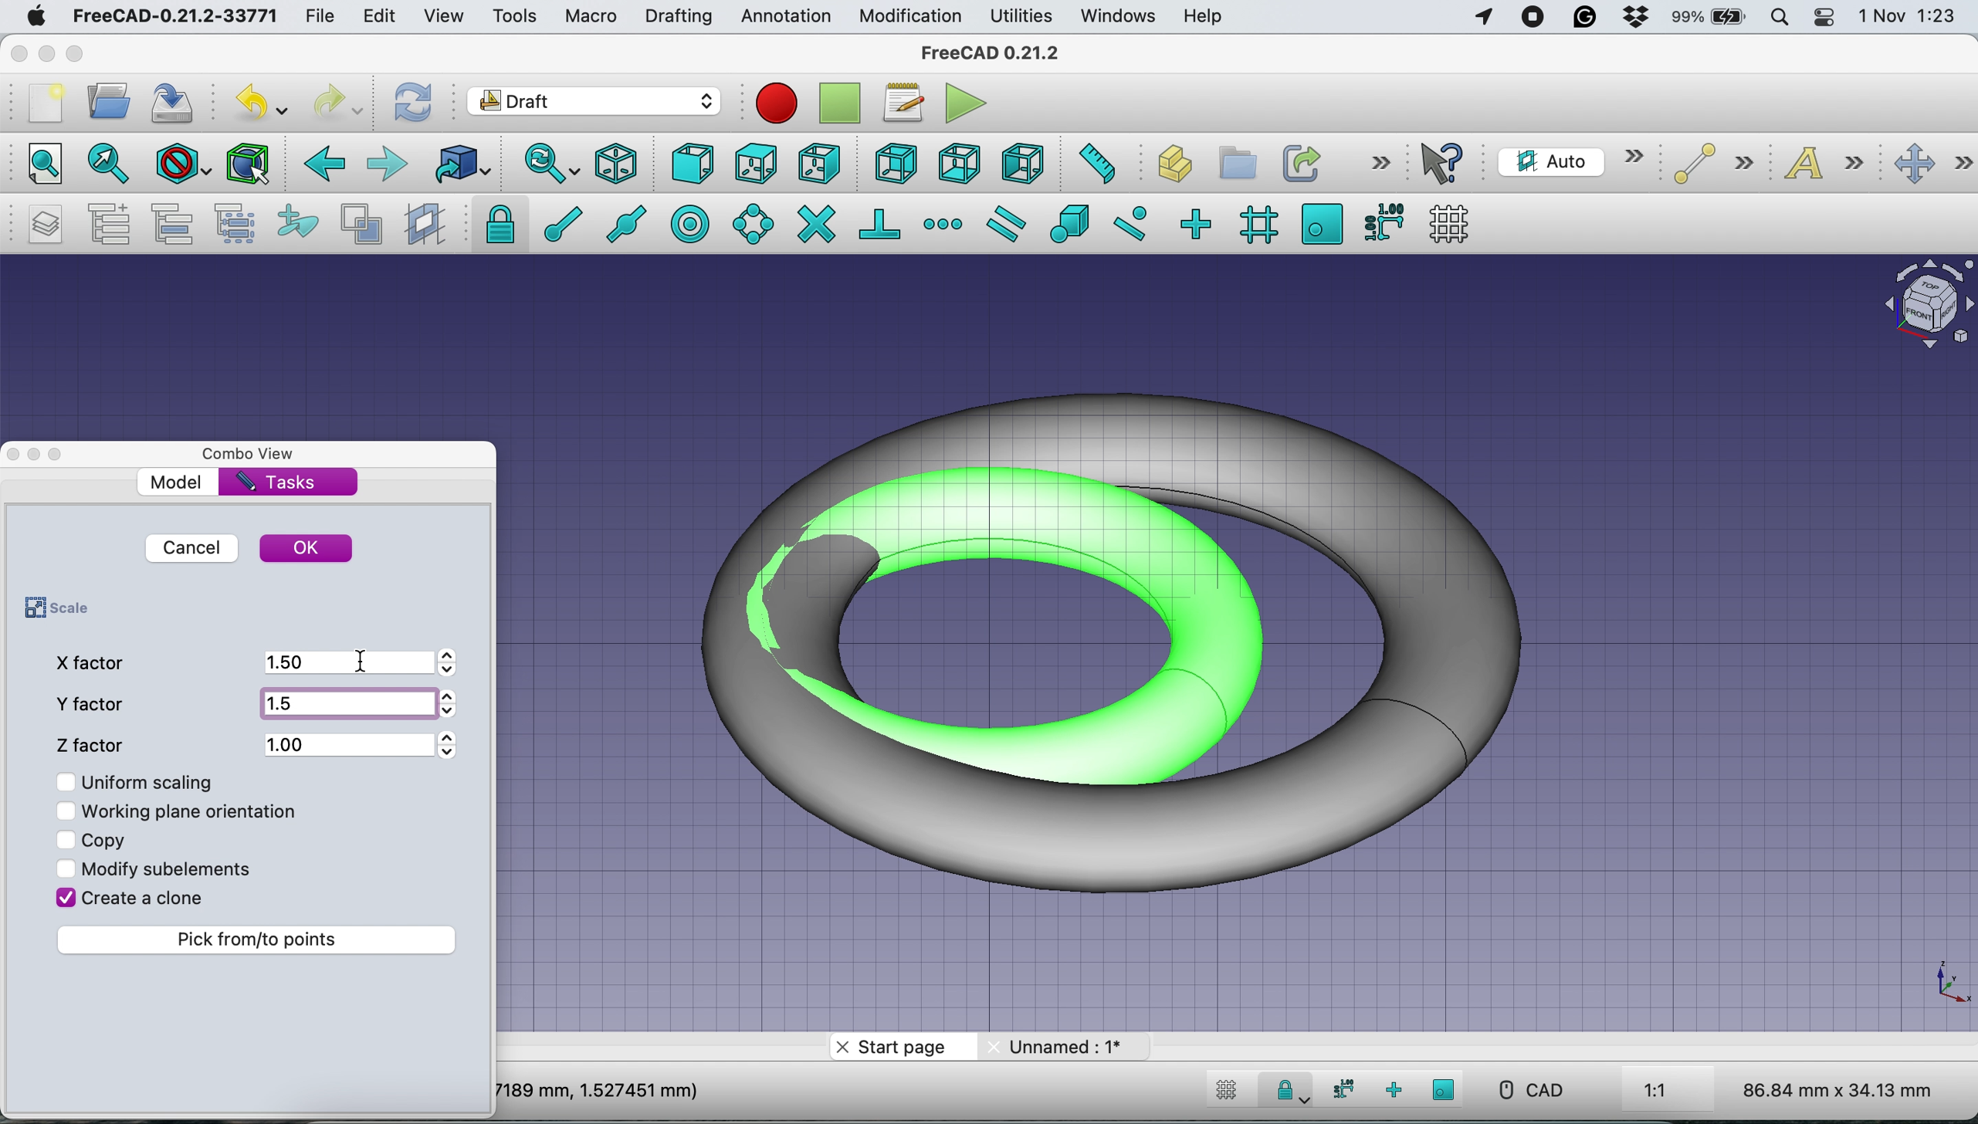 Image resolution: width=1978 pixels, height=1124 pixels. I want to click on forward, so click(388, 166).